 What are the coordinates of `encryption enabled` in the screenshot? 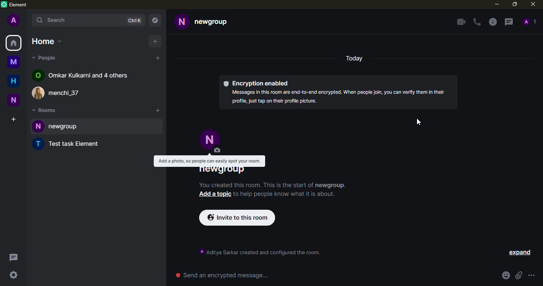 It's located at (257, 83).